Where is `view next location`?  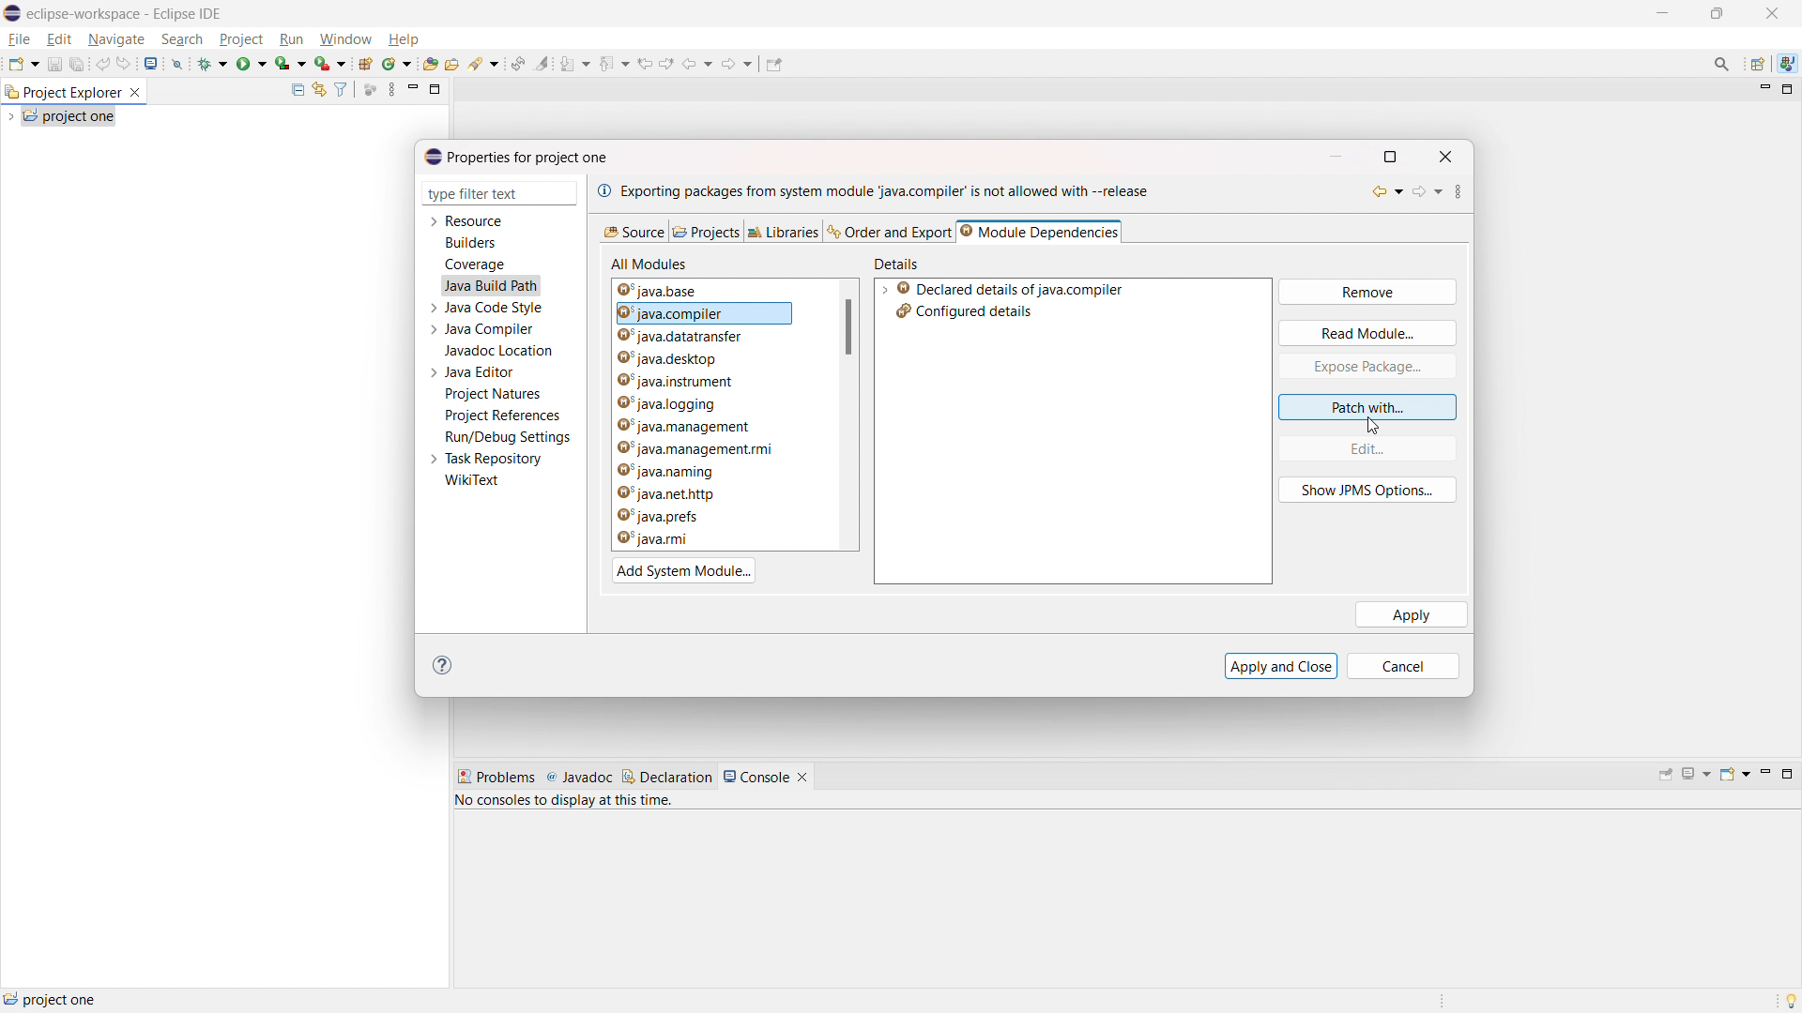
view next location is located at coordinates (666, 61).